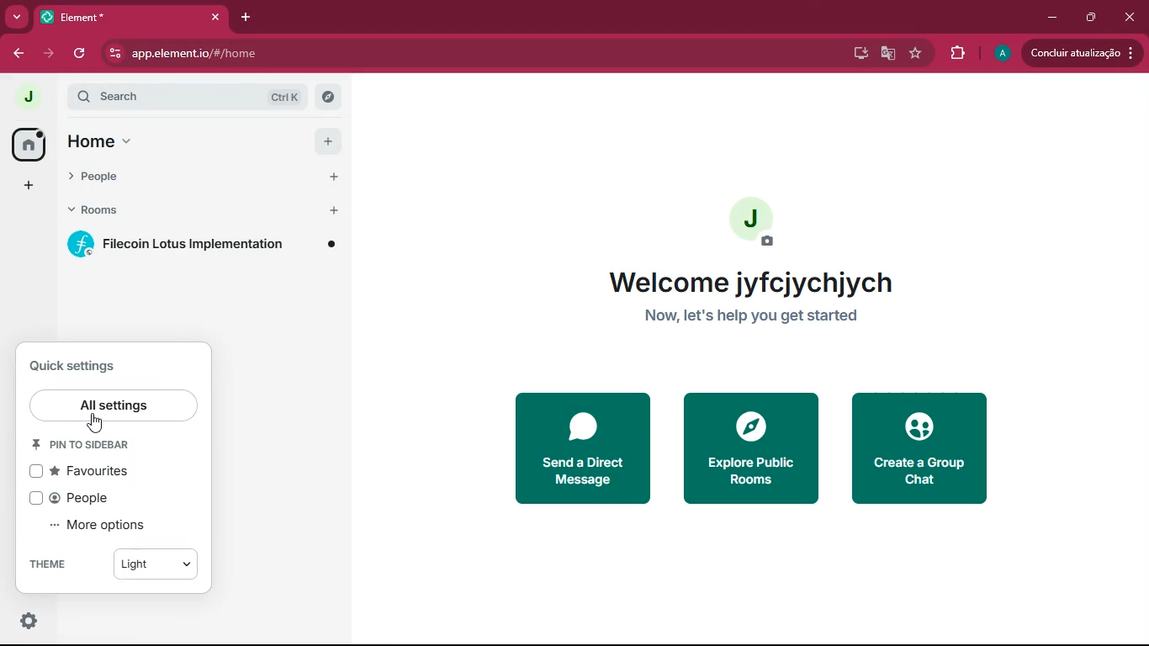 This screenshot has height=646, width=1149. Describe the element at coordinates (62, 564) in the screenshot. I see `Theme` at that location.